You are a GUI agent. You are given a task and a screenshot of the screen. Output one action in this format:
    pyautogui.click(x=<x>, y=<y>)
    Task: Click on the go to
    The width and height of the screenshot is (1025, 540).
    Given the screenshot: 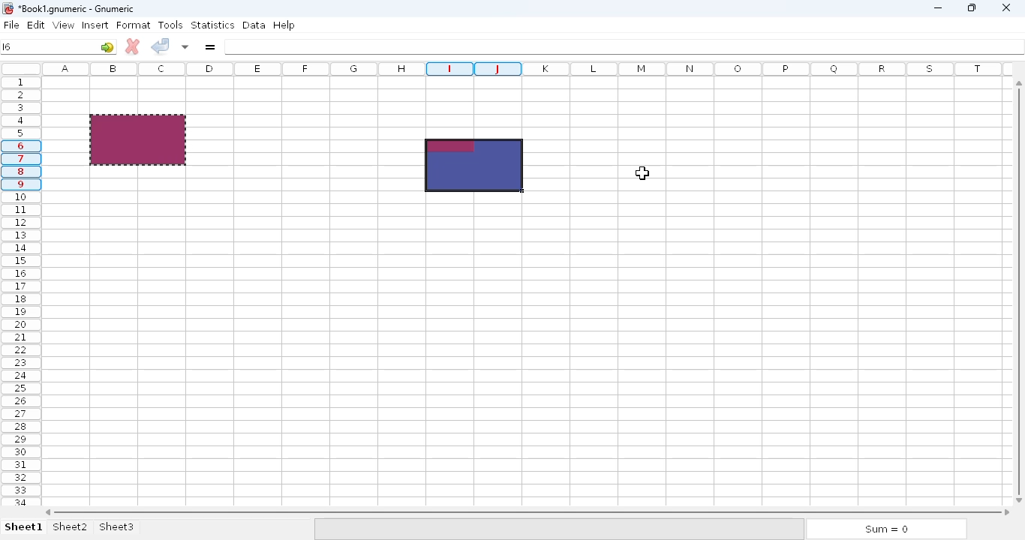 What is the action you would take?
    pyautogui.click(x=108, y=47)
    